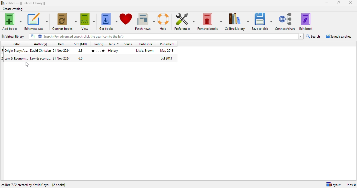  I want to click on settings, so click(40, 36).